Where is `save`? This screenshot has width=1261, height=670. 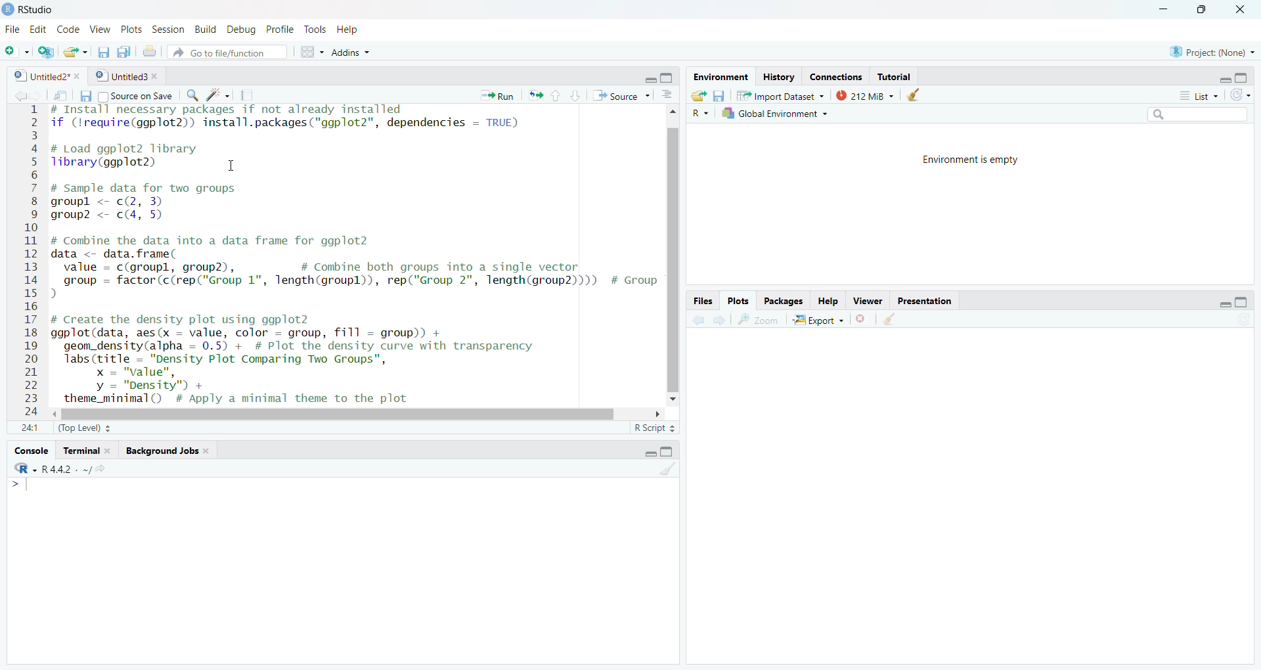
save is located at coordinates (720, 95).